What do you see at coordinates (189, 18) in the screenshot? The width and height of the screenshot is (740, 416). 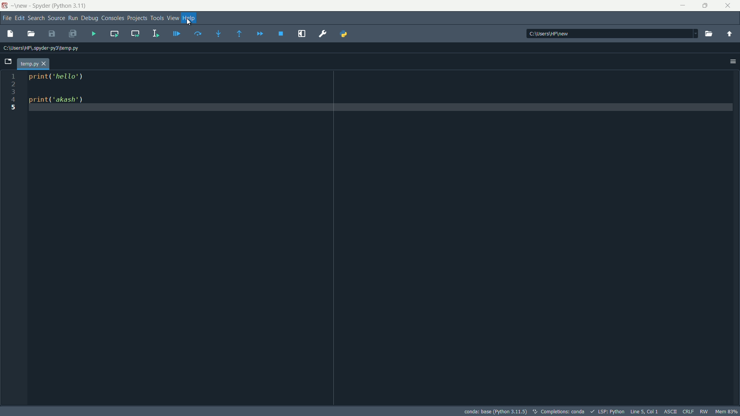 I see `help menu` at bounding box center [189, 18].